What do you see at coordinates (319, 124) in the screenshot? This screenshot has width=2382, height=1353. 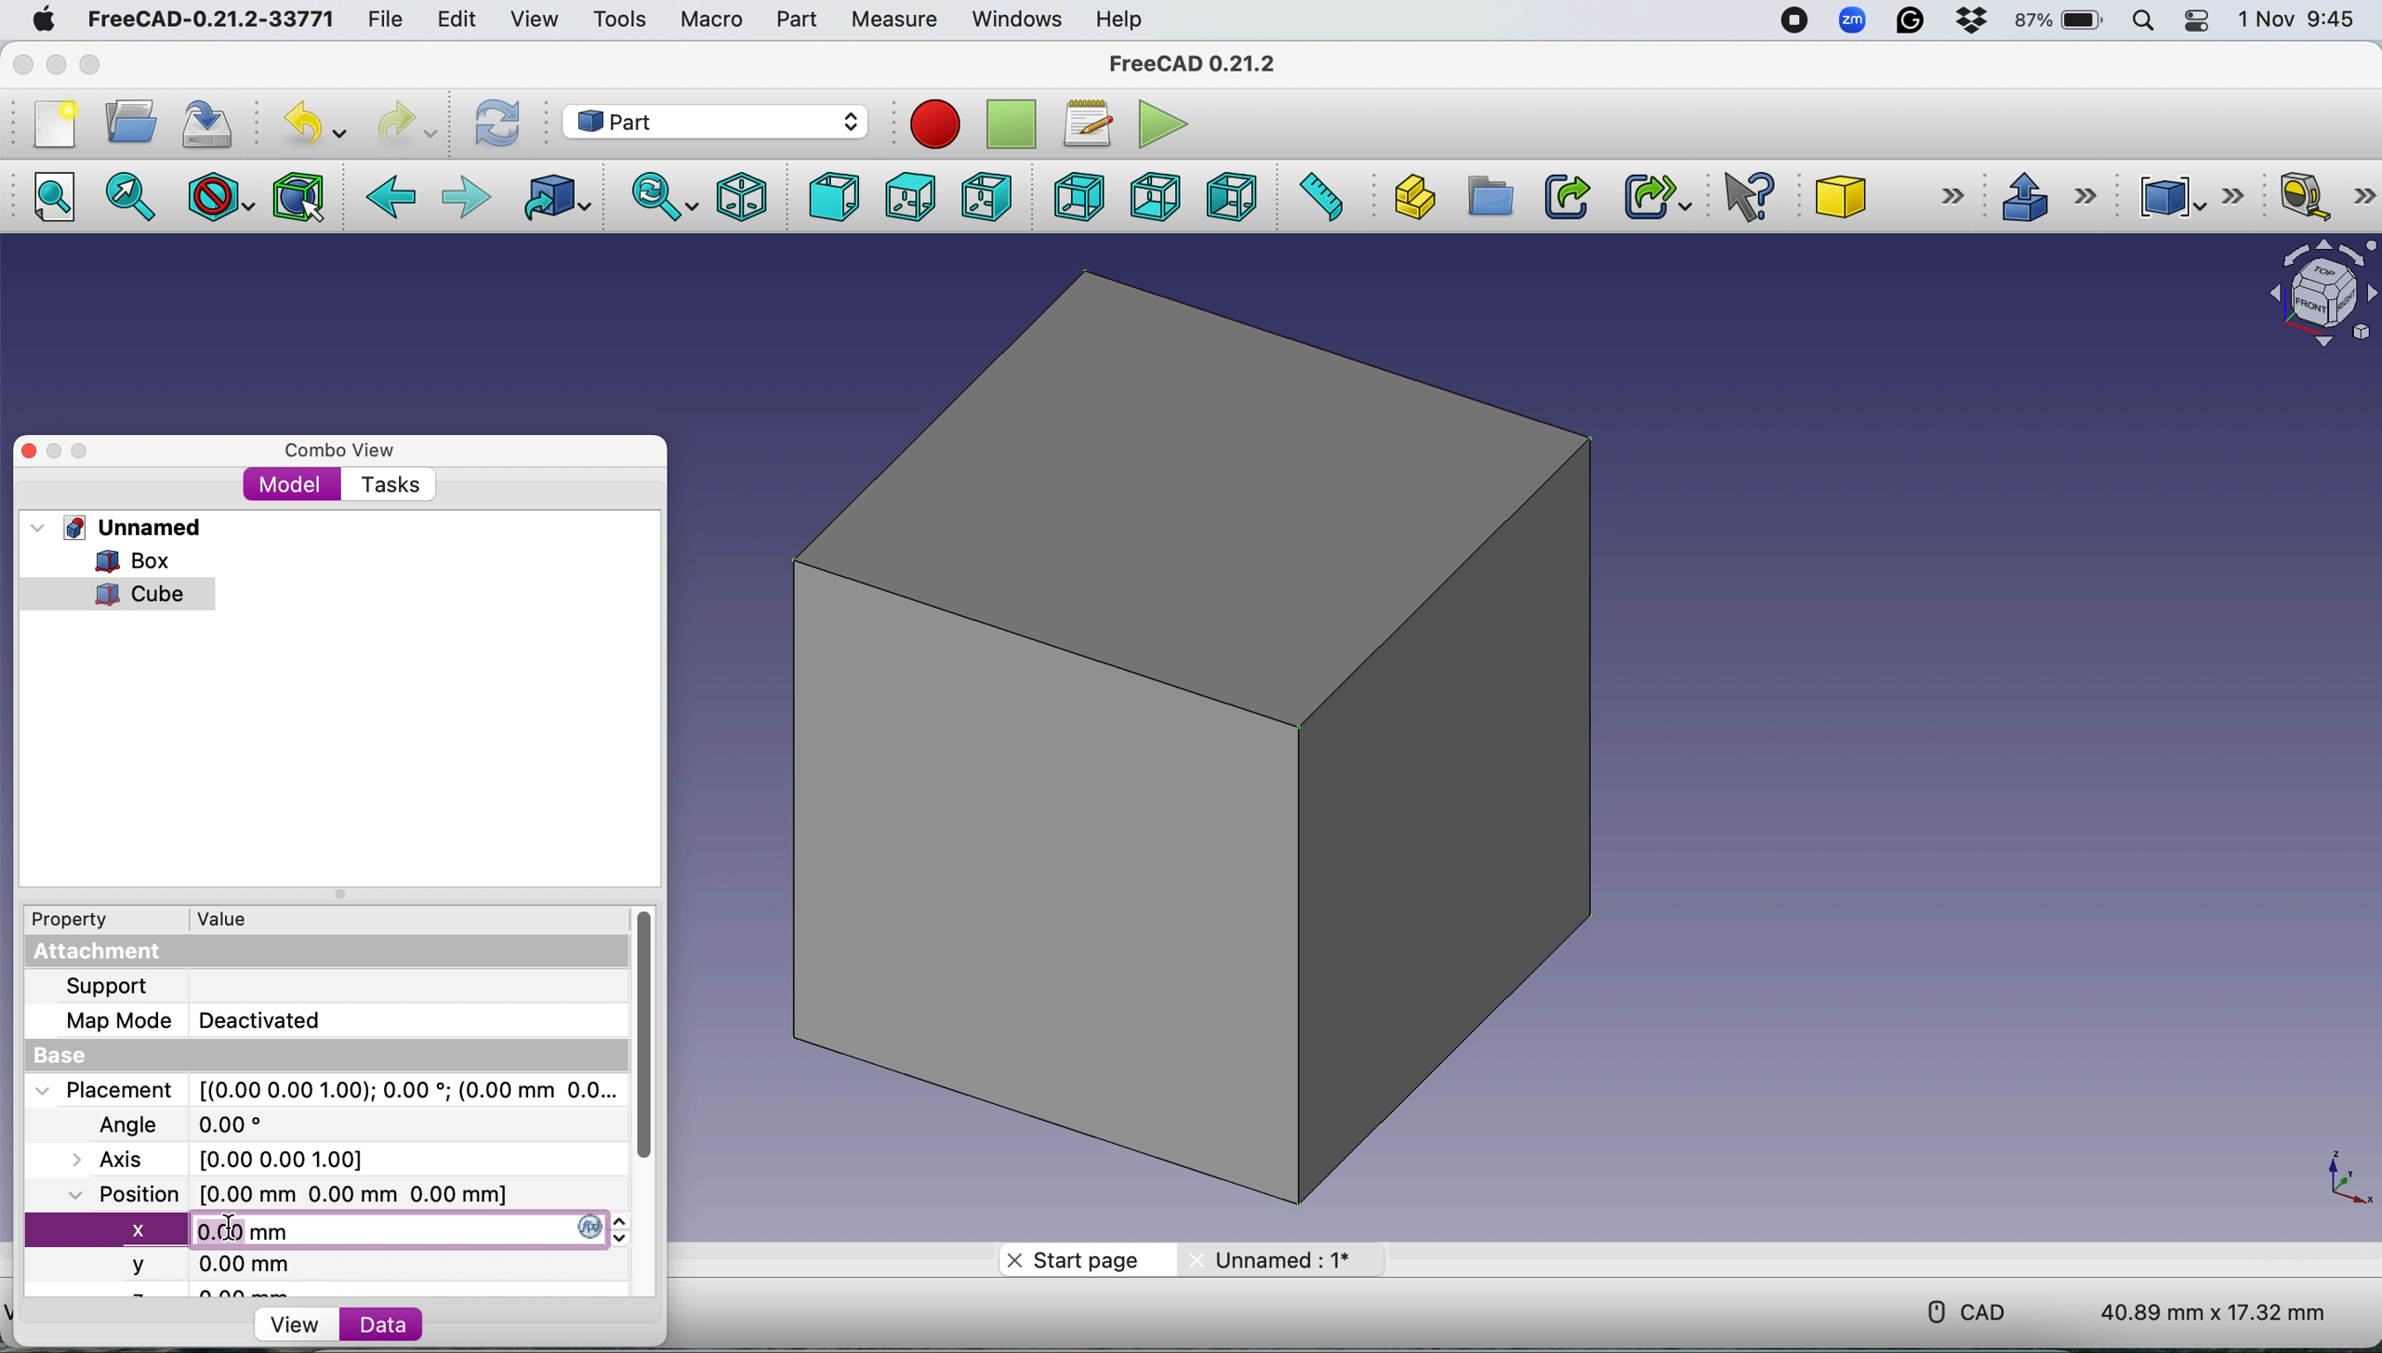 I see `Undo` at bounding box center [319, 124].